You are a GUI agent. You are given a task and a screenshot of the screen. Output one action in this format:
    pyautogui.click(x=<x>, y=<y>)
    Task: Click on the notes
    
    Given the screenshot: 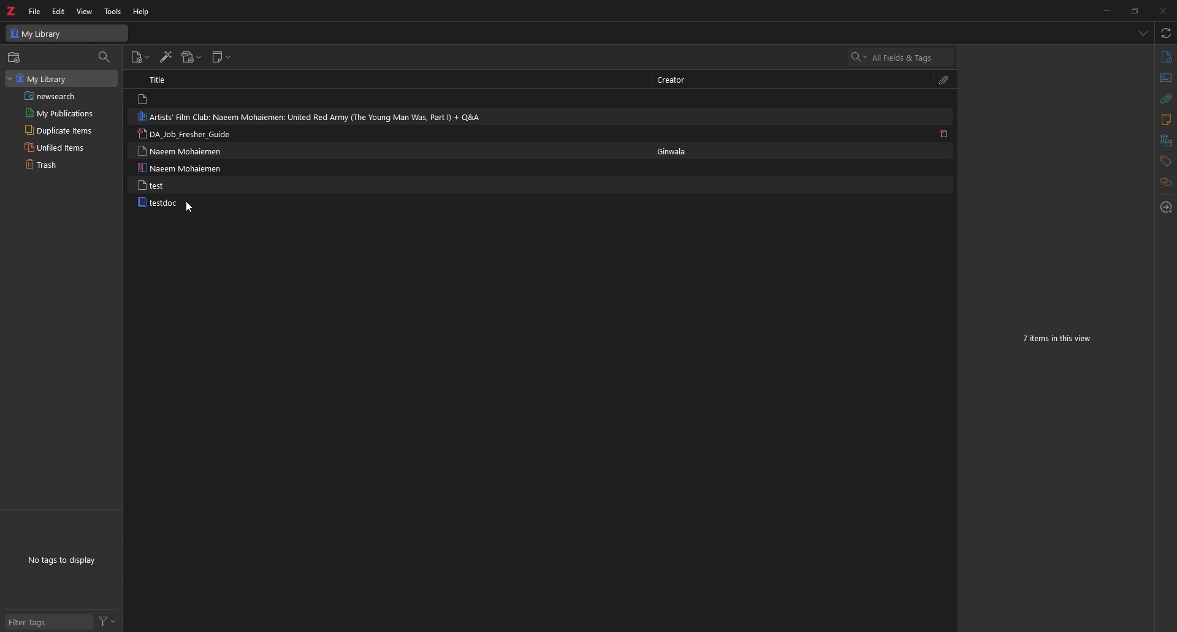 What is the action you would take?
    pyautogui.click(x=1165, y=120)
    